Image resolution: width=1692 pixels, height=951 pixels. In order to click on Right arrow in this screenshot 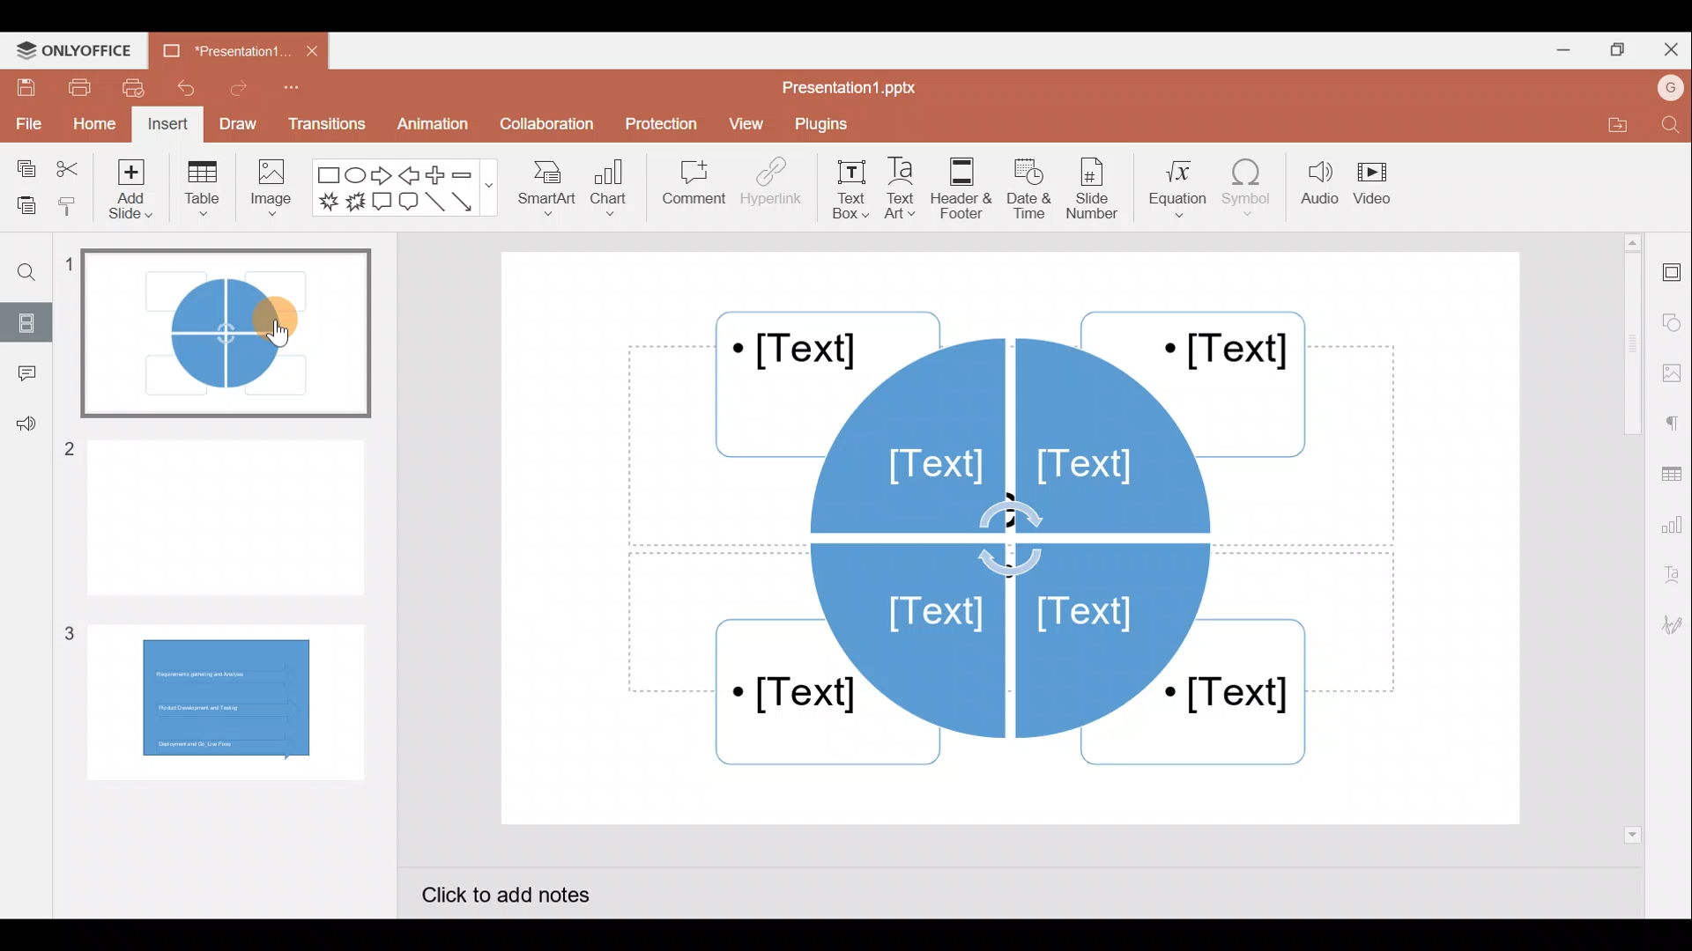, I will do `click(382, 177)`.